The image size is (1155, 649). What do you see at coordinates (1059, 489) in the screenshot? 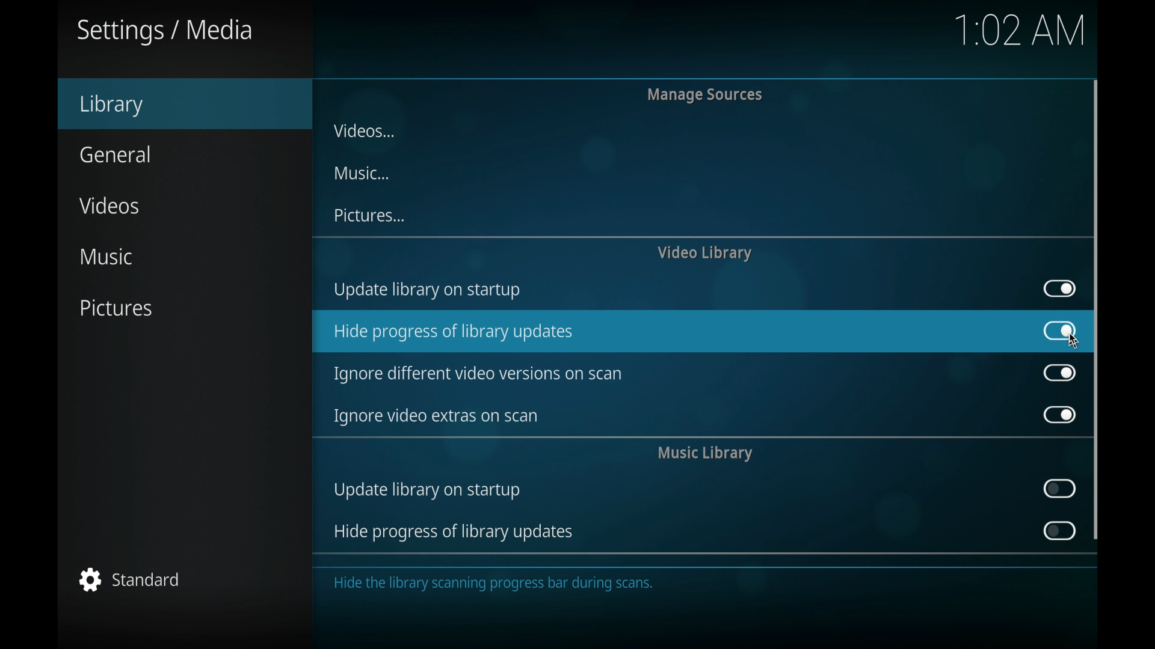
I see `toggle button` at bounding box center [1059, 489].